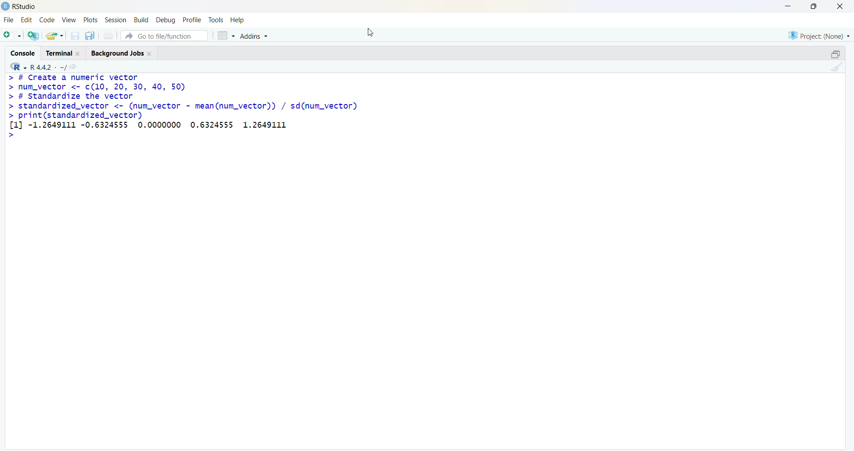 Image resolution: width=854 pixels, height=451 pixels. Describe the element at coordinates (819, 36) in the screenshot. I see `project (none)` at that location.